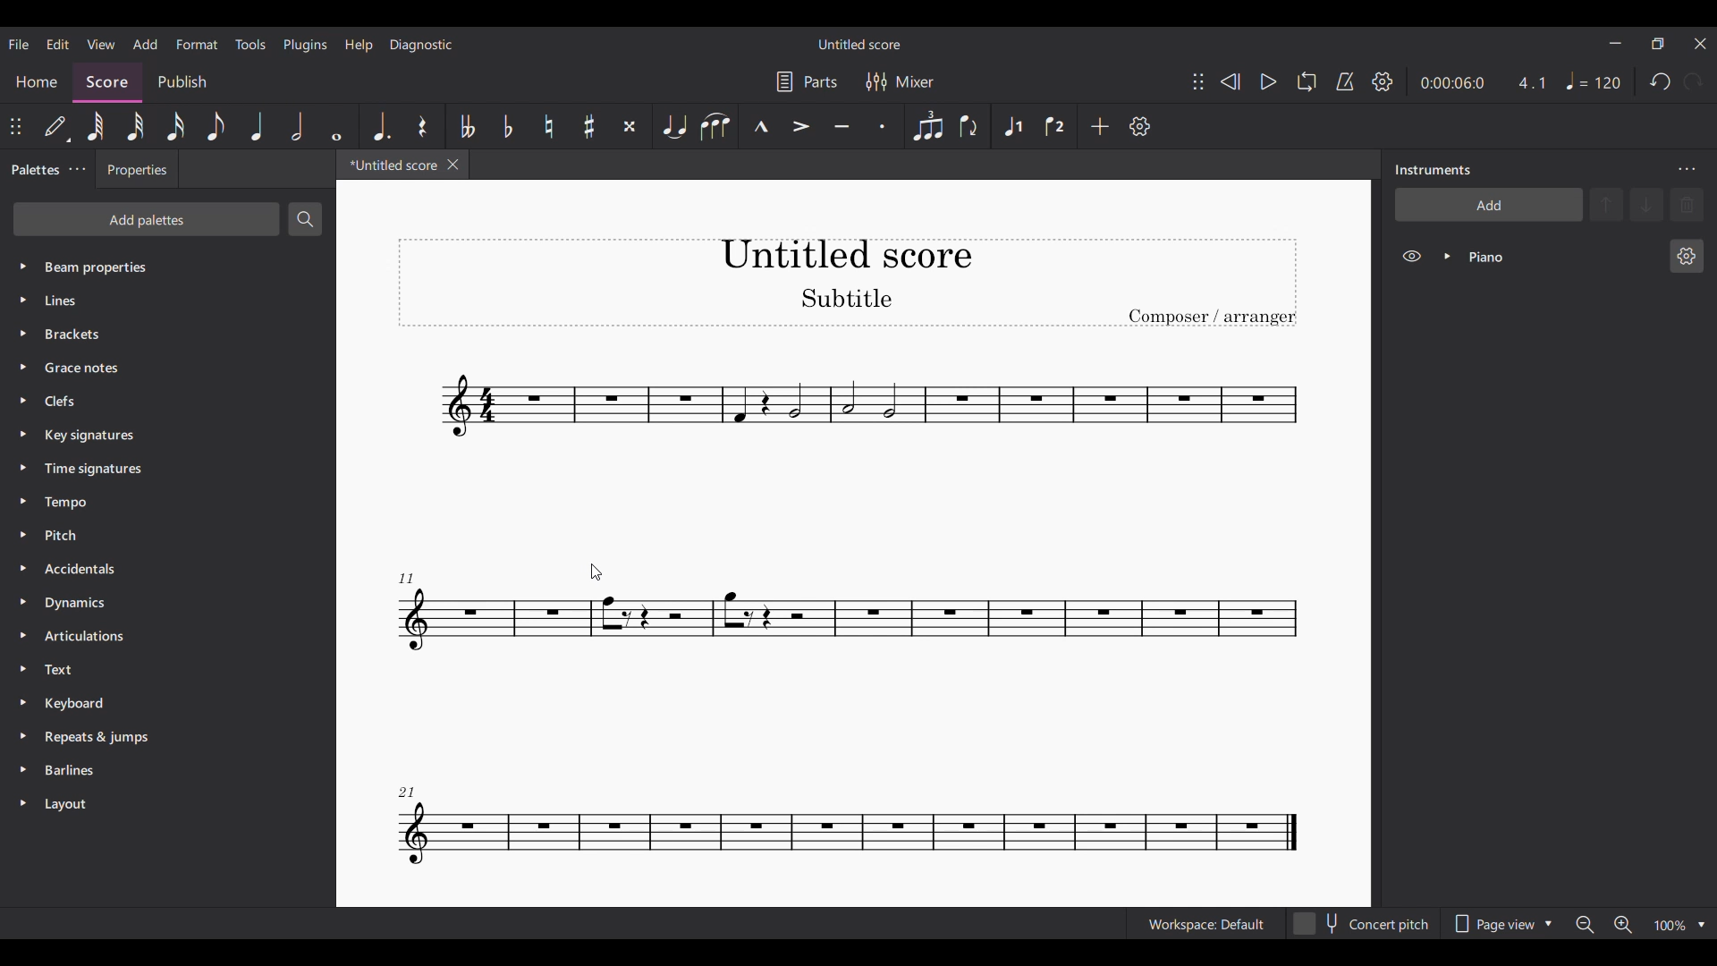 The width and height of the screenshot is (1717, 966). Describe the element at coordinates (1504, 919) in the screenshot. I see `Page view options` at that location.